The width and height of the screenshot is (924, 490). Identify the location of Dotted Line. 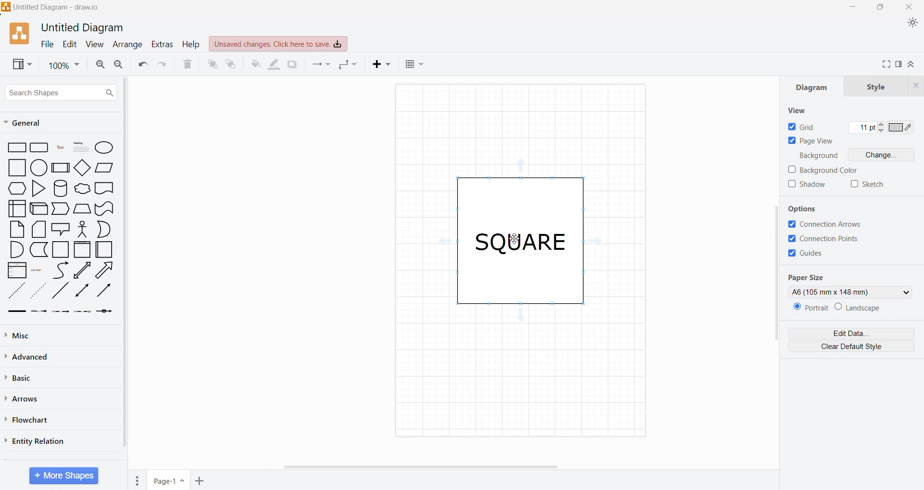
(15, 291).